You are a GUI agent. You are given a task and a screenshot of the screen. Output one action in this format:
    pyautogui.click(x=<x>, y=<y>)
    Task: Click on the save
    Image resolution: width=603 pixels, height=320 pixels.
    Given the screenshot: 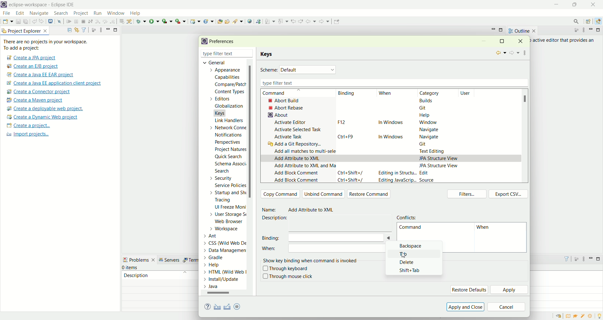 What is the action you would take?
    pyautogui.click(x=19, y=22)
    